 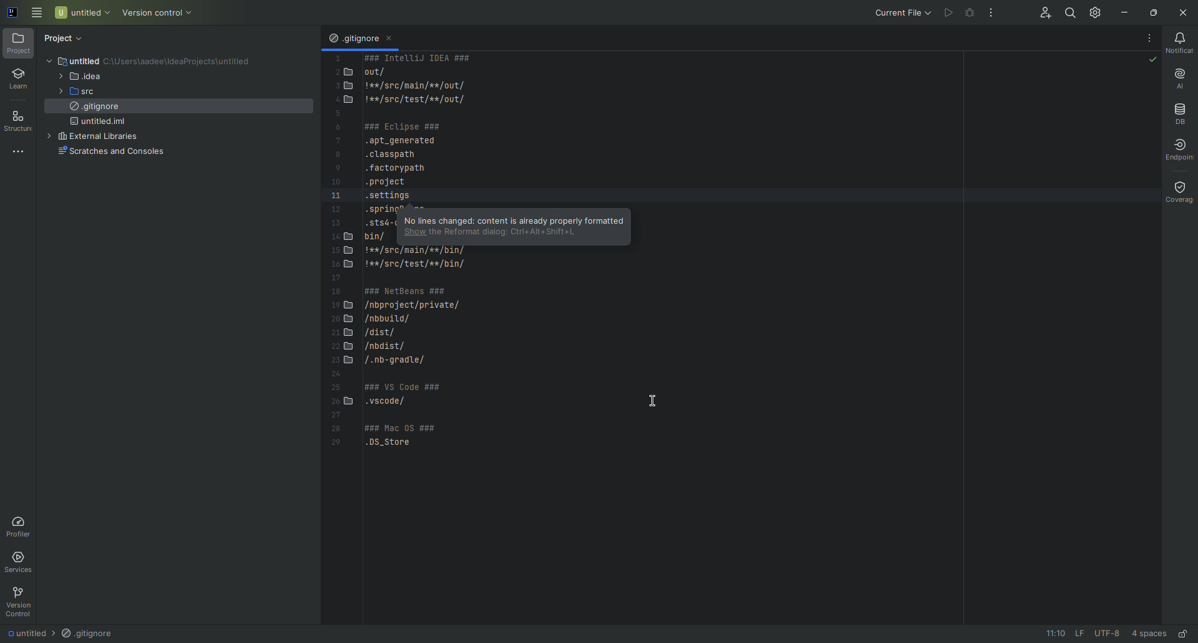 I want to click on Code With Me, so click(x=1037, y=12).